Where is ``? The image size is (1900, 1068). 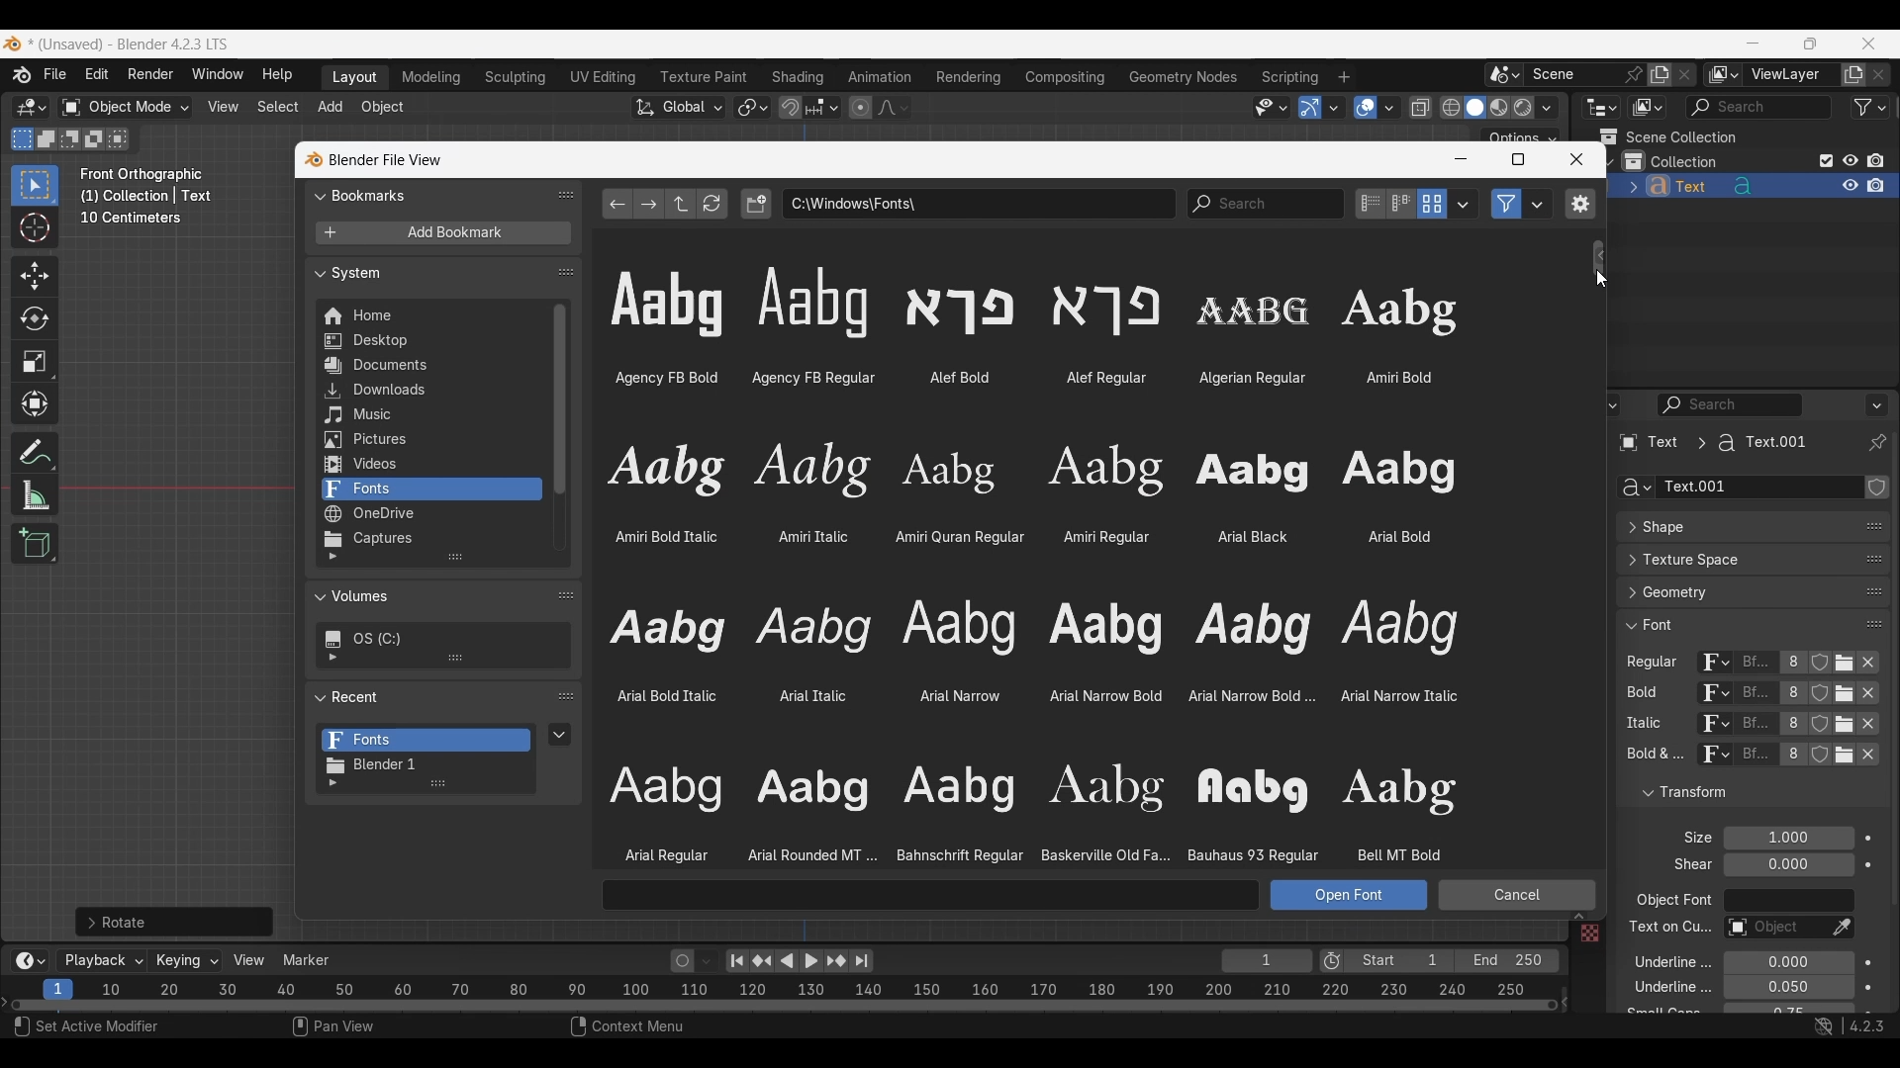  is located at coordinates (1667, 930).